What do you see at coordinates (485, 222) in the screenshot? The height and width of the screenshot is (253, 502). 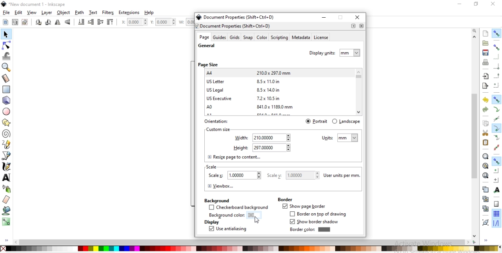 I see `group objects` at bounding box center [485, 222].